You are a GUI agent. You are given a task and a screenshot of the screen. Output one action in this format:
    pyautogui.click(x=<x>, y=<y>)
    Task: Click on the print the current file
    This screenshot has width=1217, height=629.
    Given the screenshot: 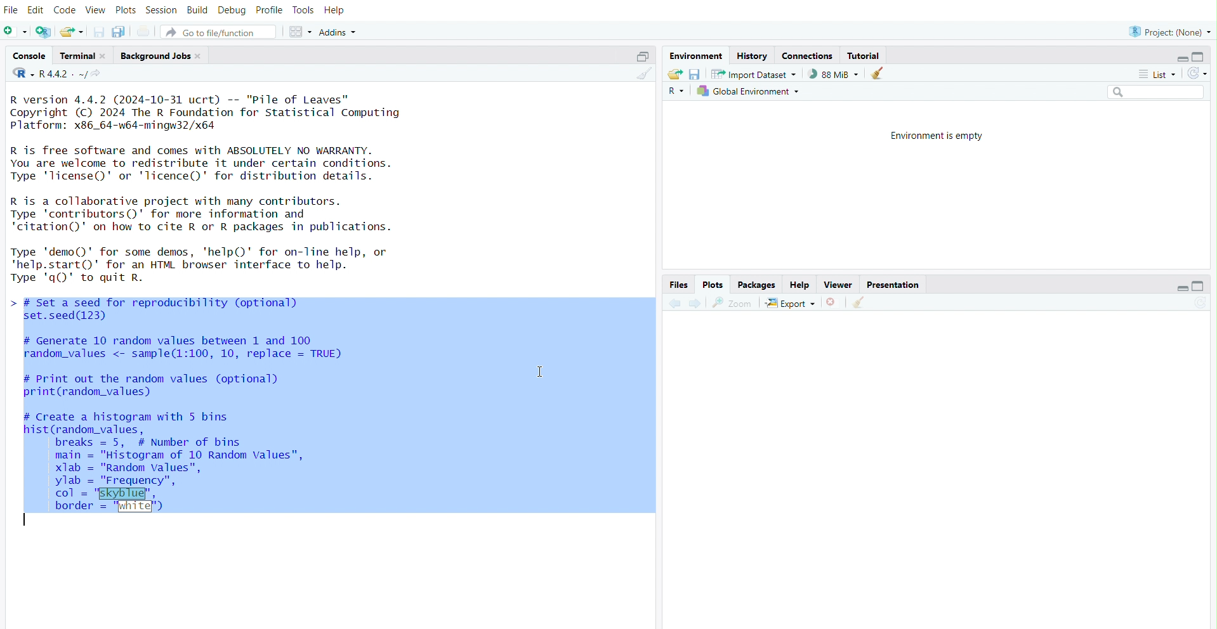 What is the action you would take?
    pyautogui.click(x=145, y=30)
    